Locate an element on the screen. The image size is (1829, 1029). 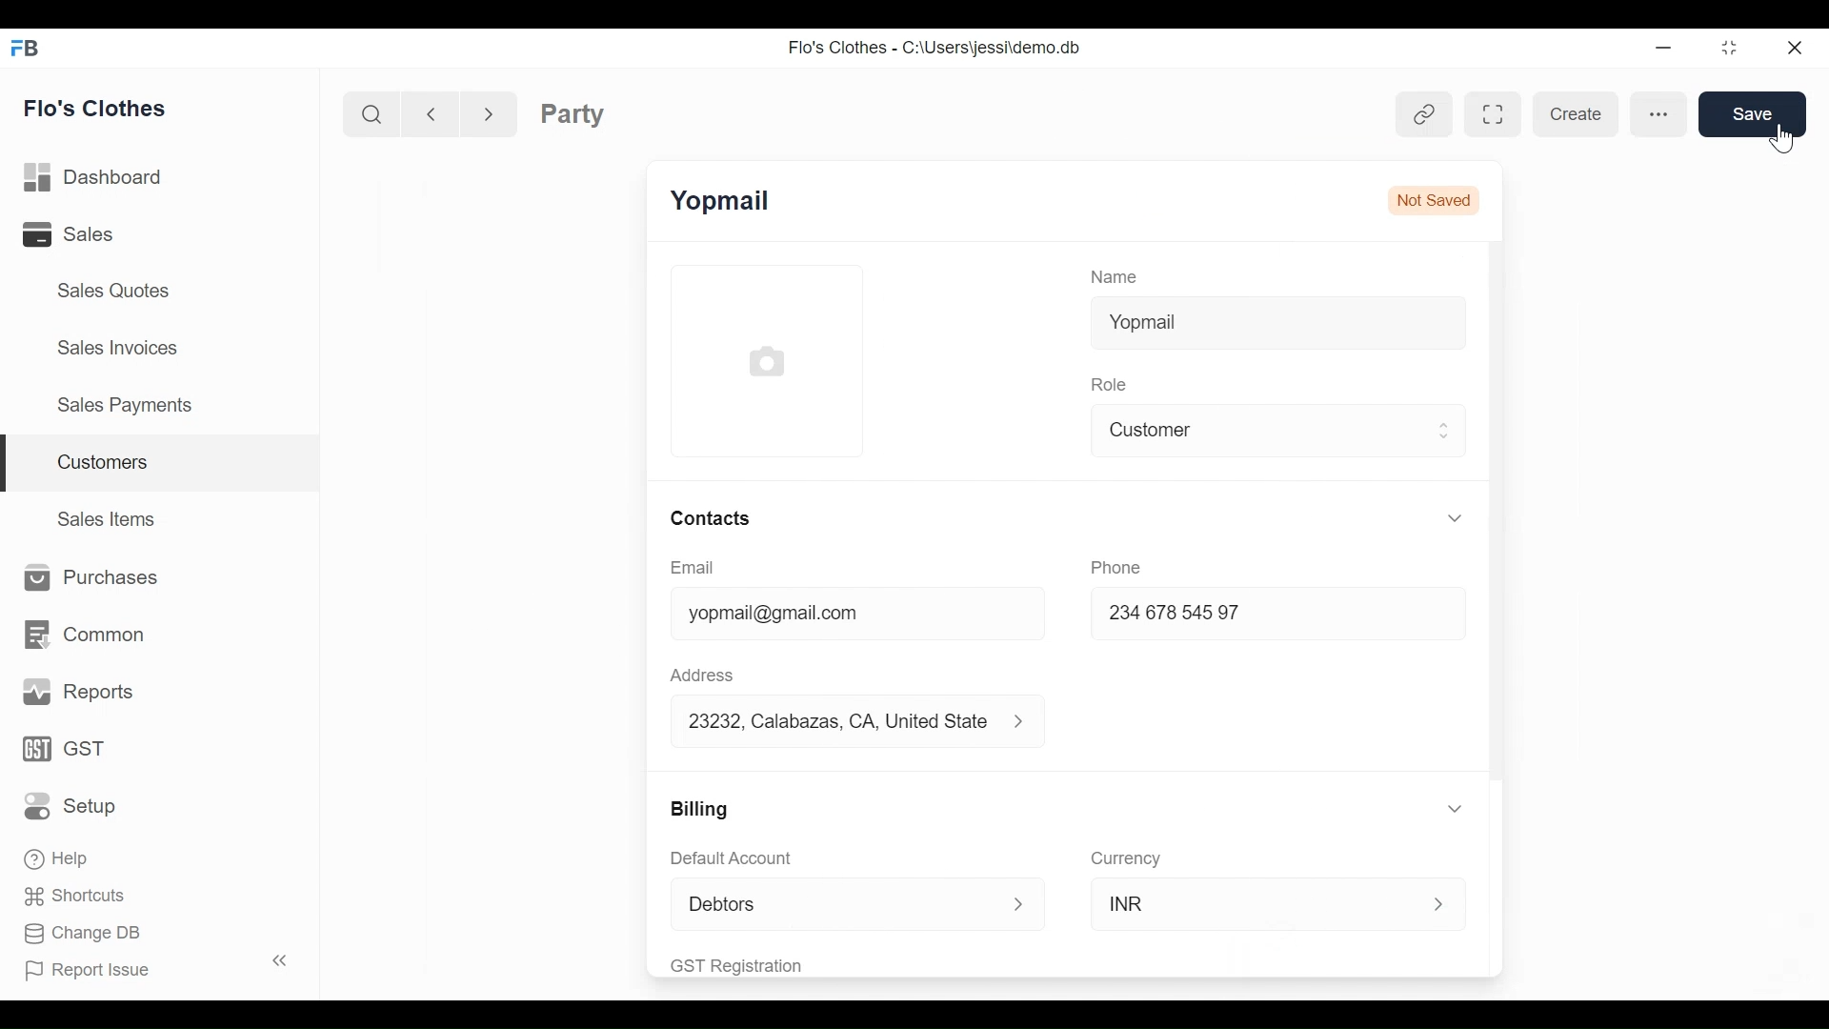
Expand is located at coordinates (1031, 724).